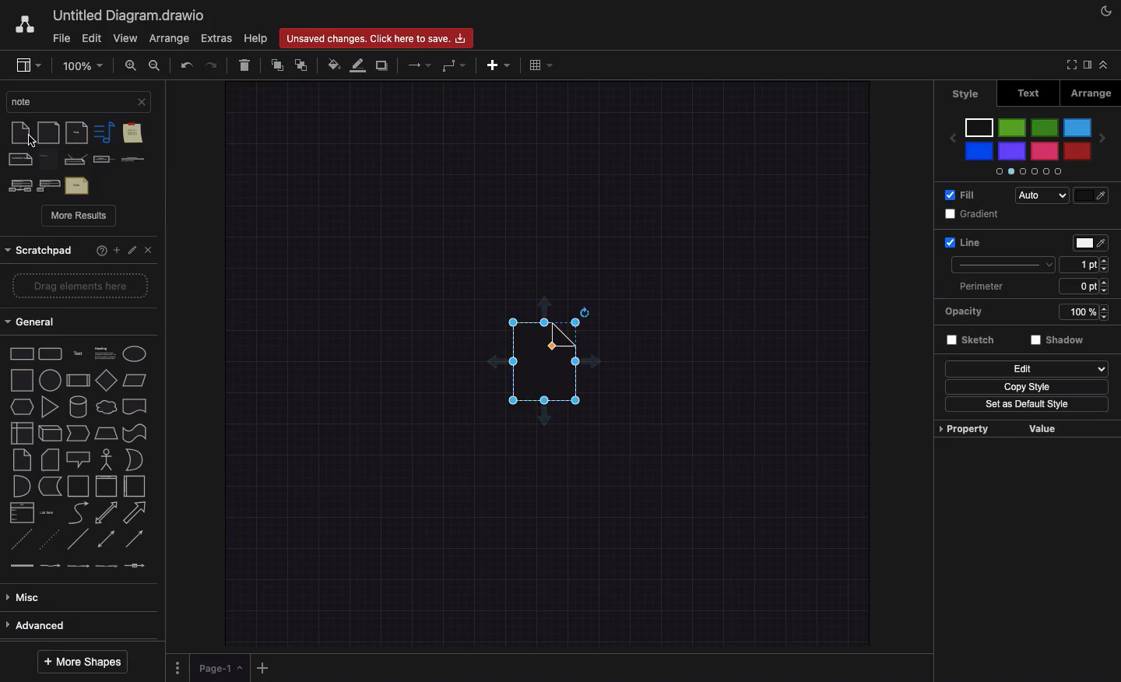  Describe the element at coordinates (52, 408) in the screenshot. I see `triangle` at that location.